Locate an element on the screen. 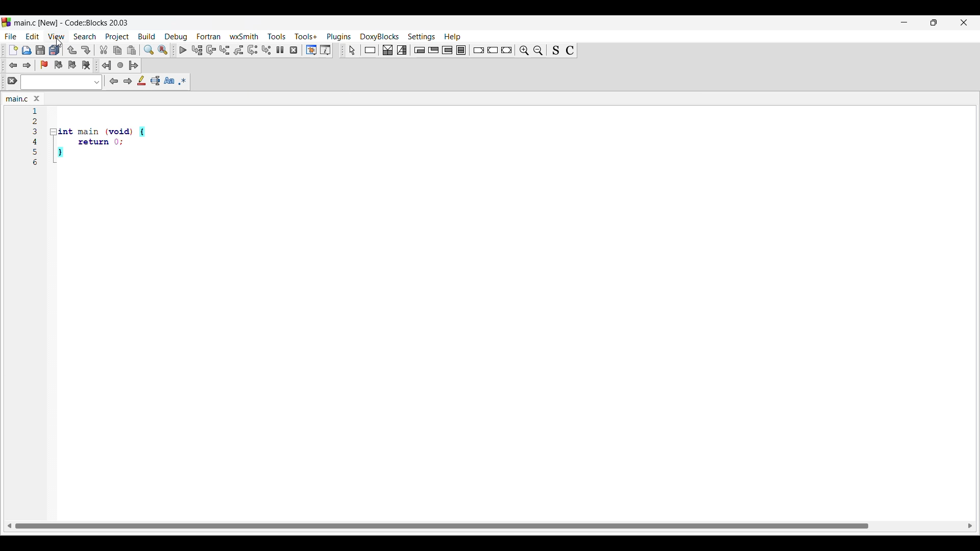 The image size is (980, 551). Debug/Continue is located at coordinates (183, 50).